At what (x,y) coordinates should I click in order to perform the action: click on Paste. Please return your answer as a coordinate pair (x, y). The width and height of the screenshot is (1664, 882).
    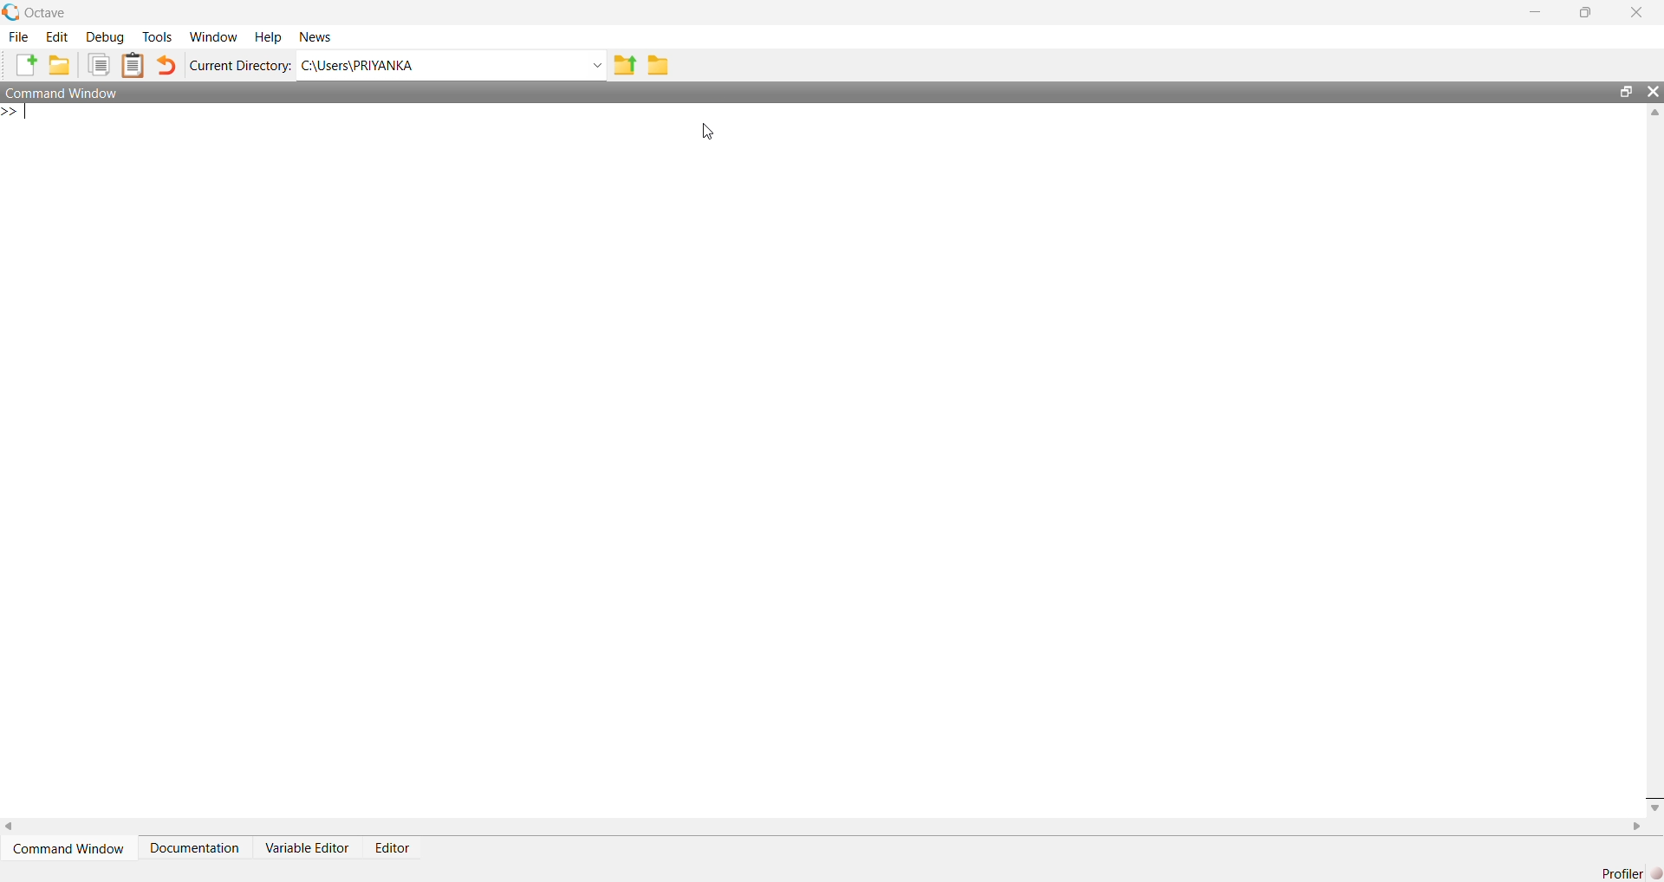
    Looking at the image, I should click on (133, 66).